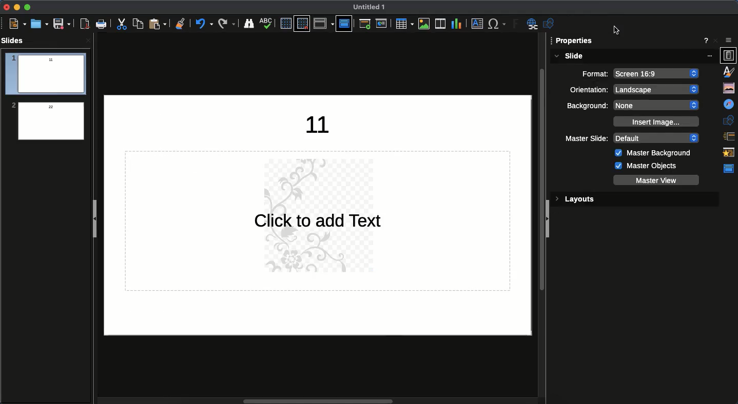 The width and height of the screenshot is (738, 404). Describe the element at coordinates (731, 40) in the screenshot. I see `Sidebar settings` at that location.